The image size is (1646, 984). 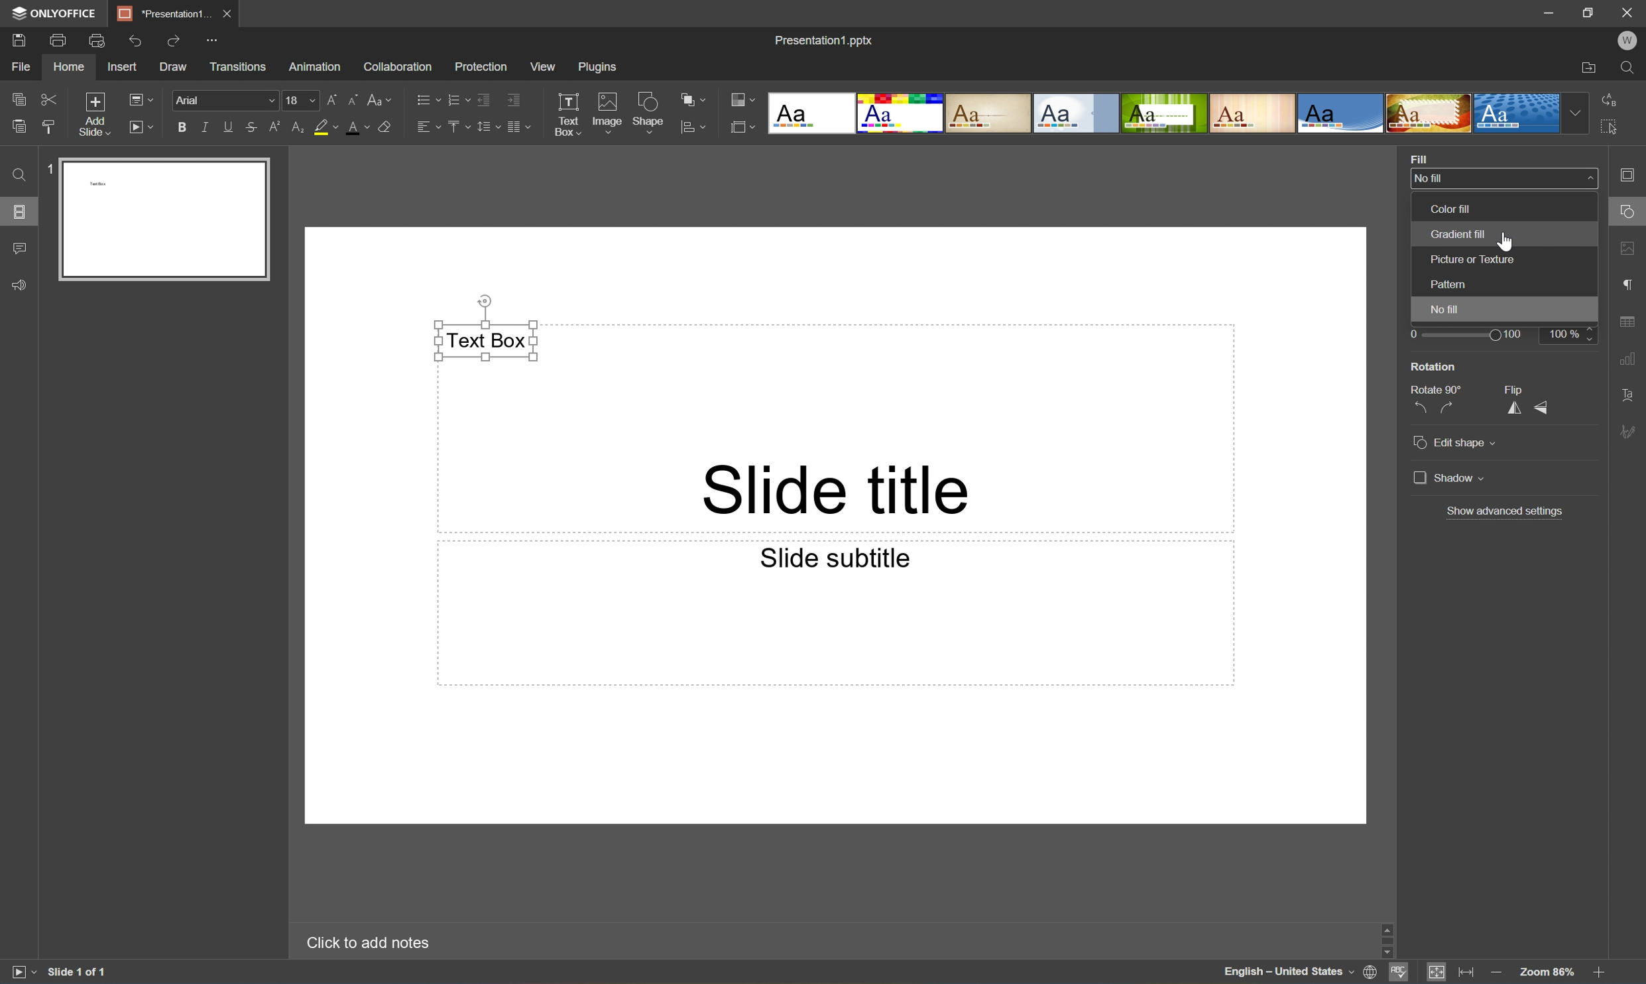 What do you see at coordinates (1454, 441) in the screenshot?
I see `Edit Shape` at bounding box center [1454, 441].